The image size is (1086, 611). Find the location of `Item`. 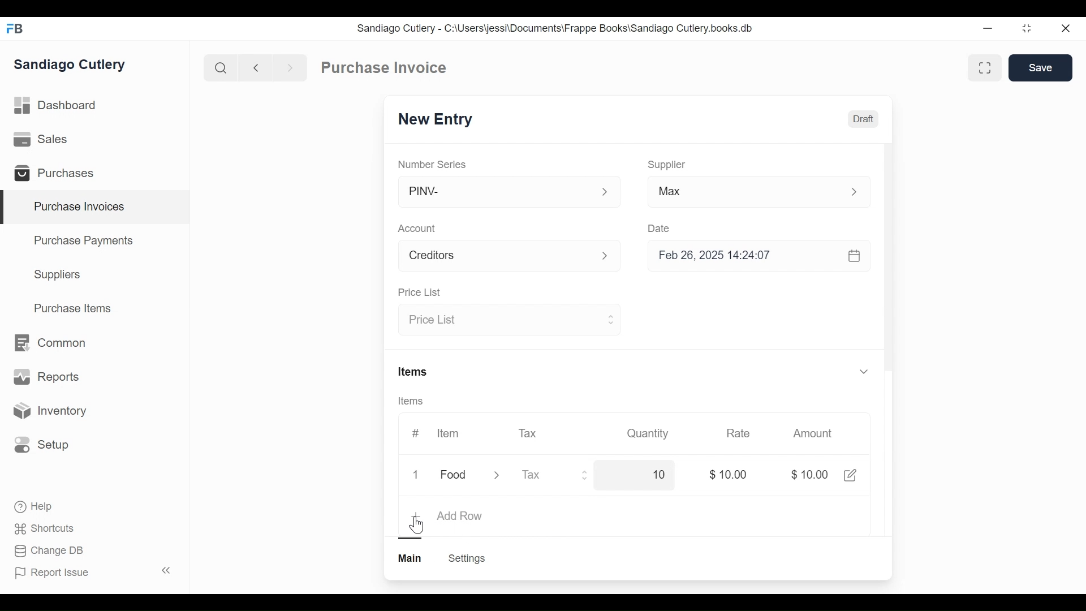

Item is located at coordinates (447, 433).